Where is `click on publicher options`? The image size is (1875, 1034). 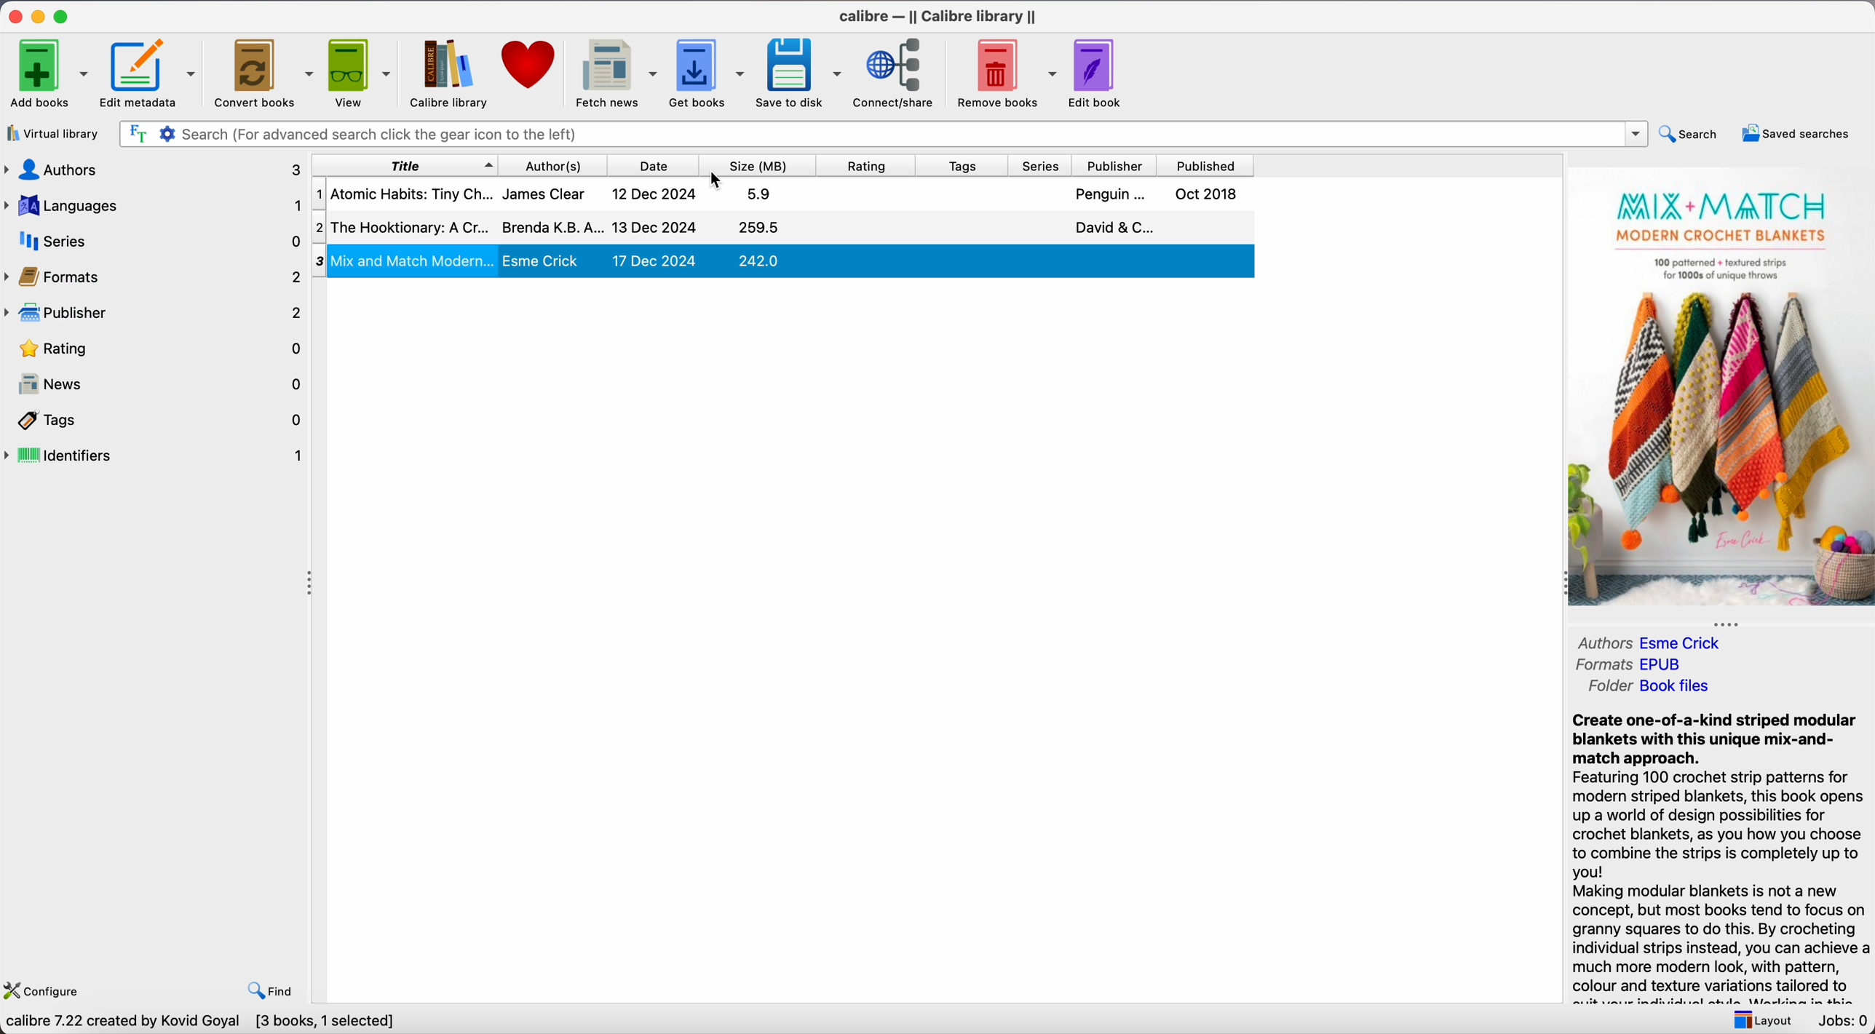
click on publicher options is located at coordinates (154, 315).